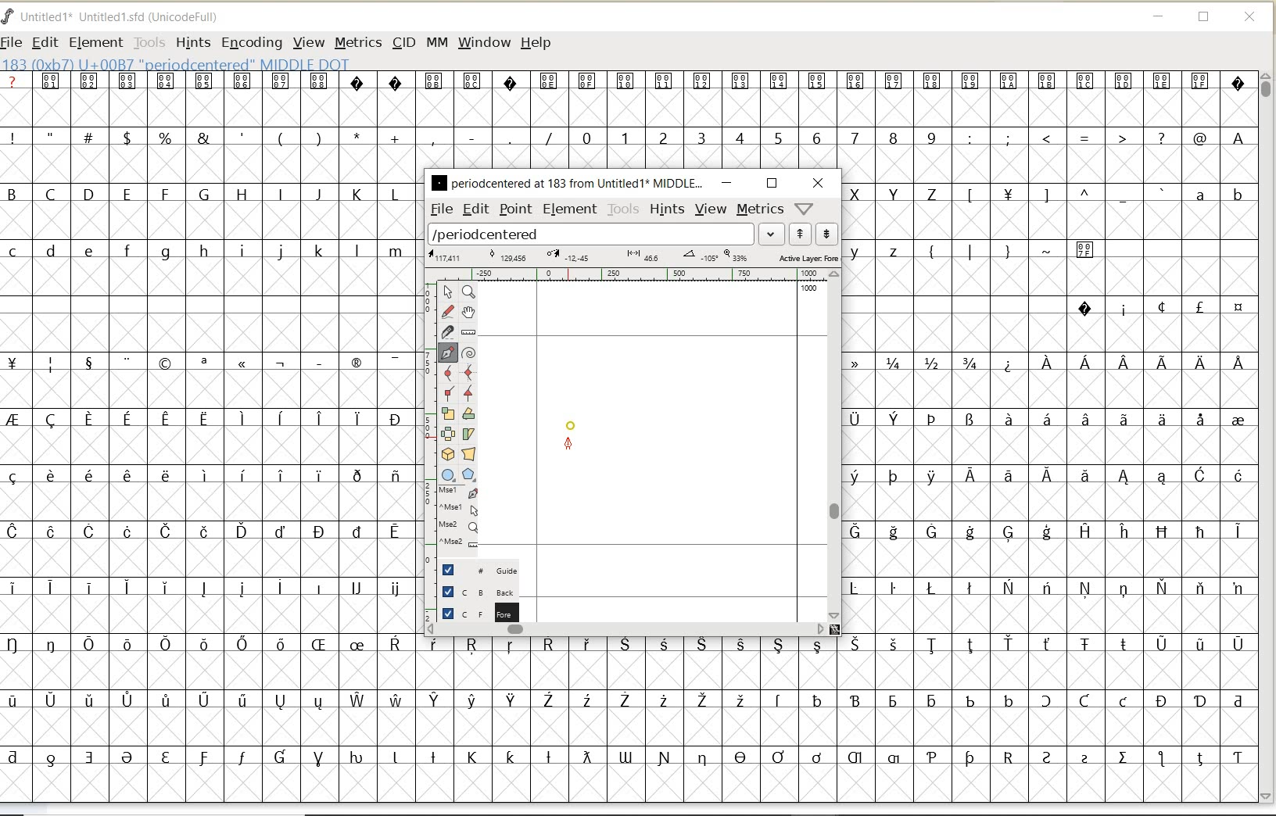 The image size is (1276, 816). What do you see at coordinates (836, 444) in the screenshot?
I see `scrollbar` at bounding box center [836, 444].